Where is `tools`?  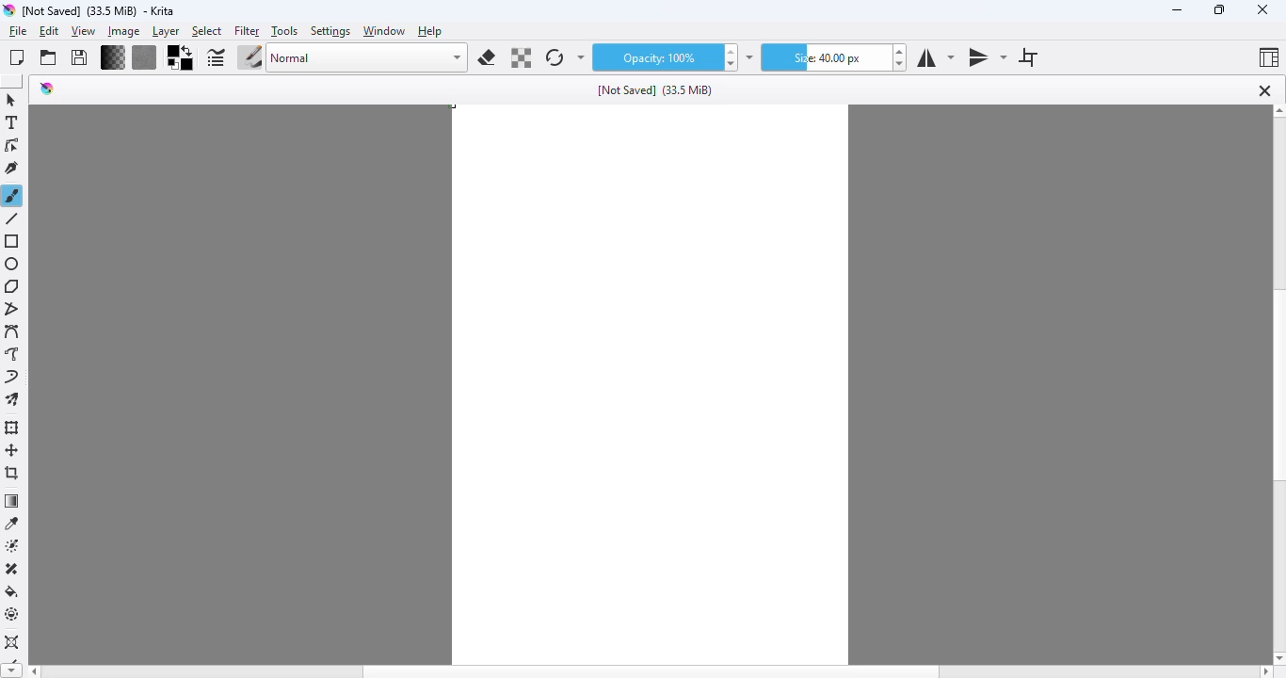
tools is located at coordinates (285, 32).